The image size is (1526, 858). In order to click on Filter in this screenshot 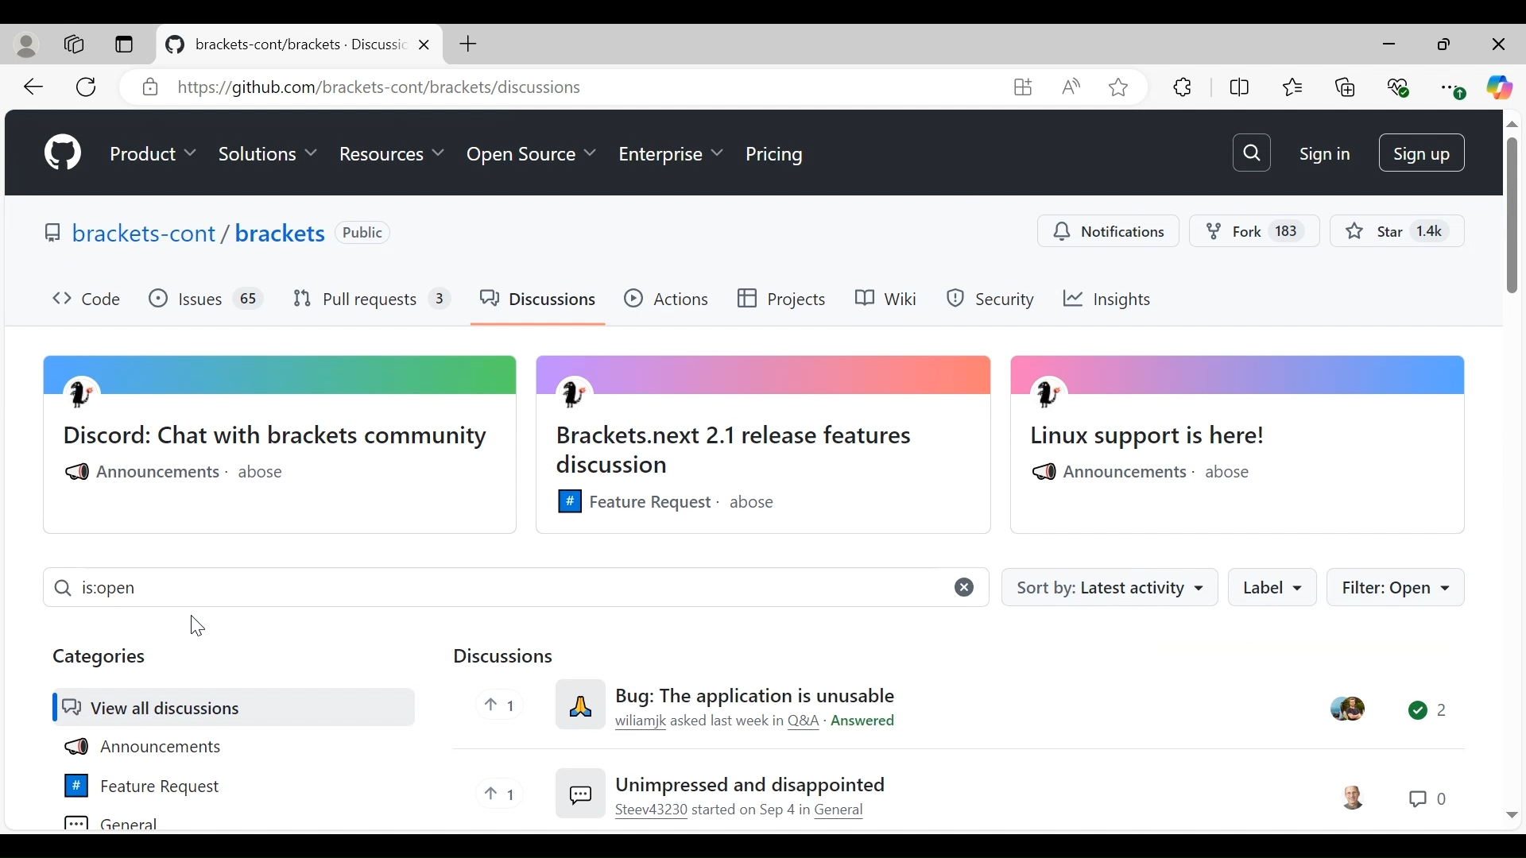, I will do `click(1393, 585)`.